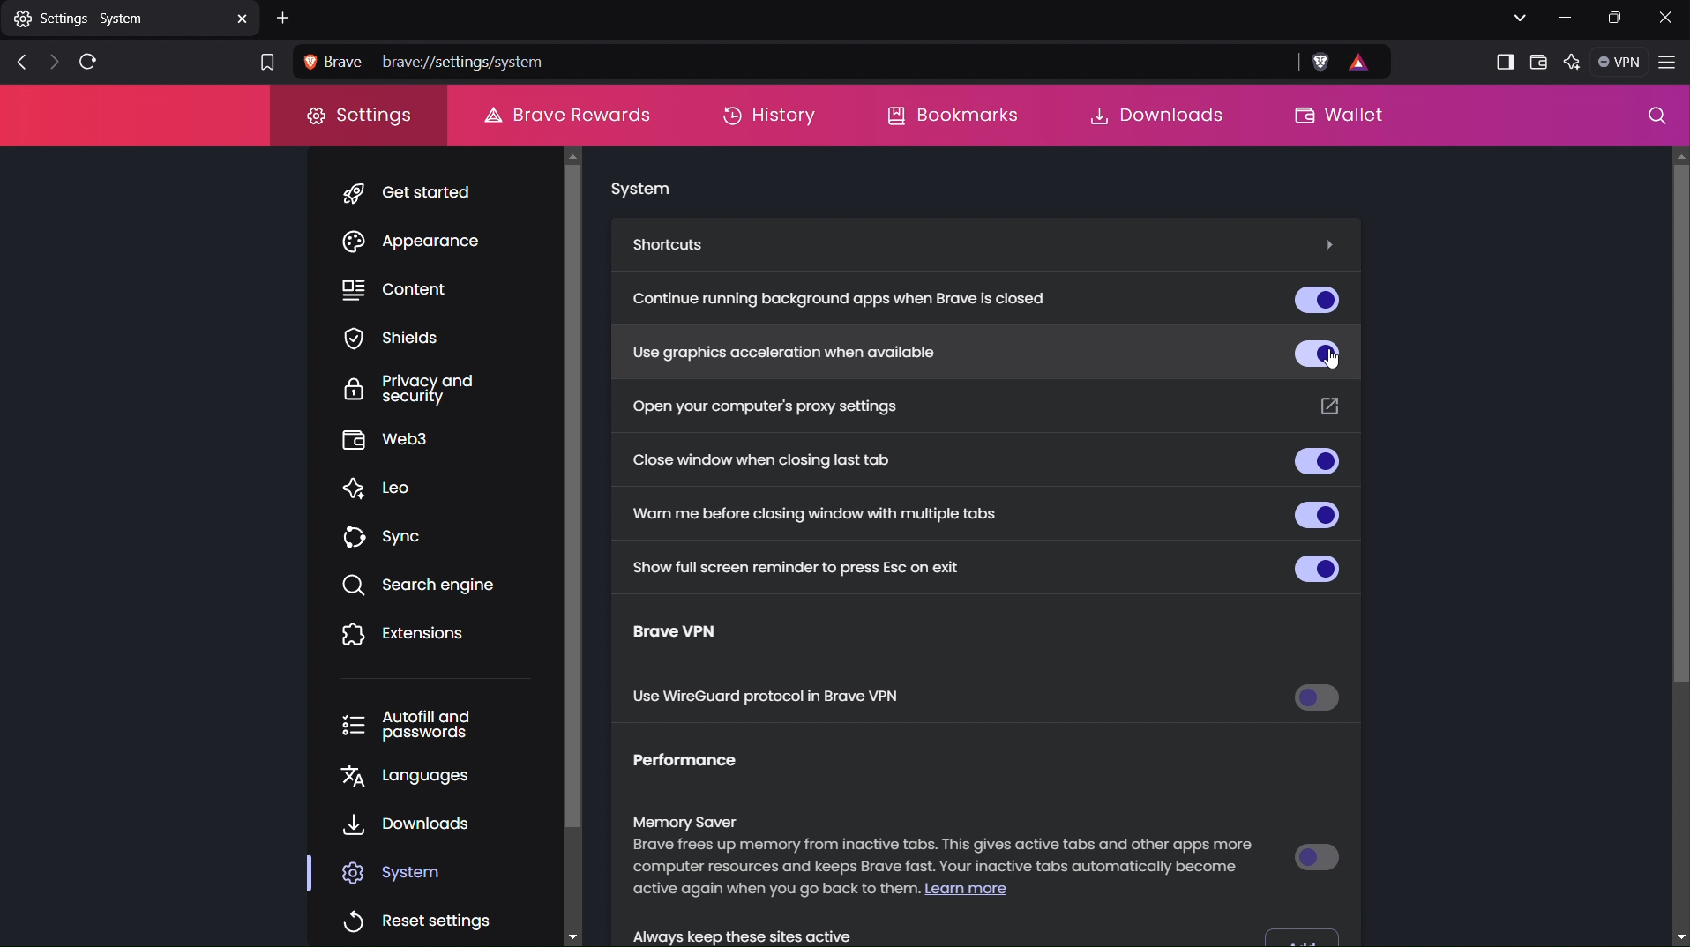  What do you see at coordinates (1305, 933) in the screenshot?
I see `Button` at bounding box center [1305, 933].